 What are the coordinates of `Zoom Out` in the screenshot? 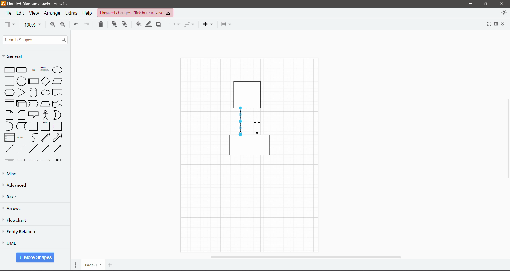 It's located at (63, 25).